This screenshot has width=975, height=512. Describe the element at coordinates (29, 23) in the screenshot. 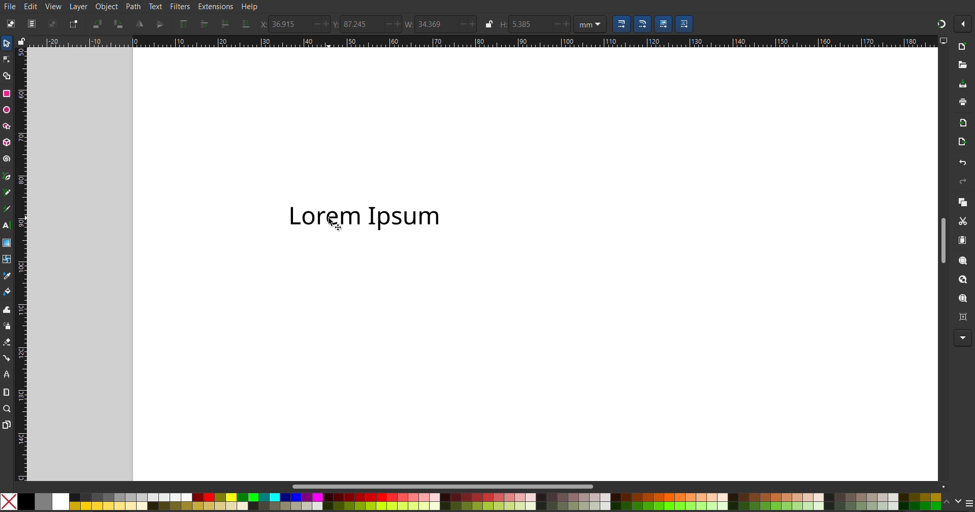

I see `Select All` at that location.